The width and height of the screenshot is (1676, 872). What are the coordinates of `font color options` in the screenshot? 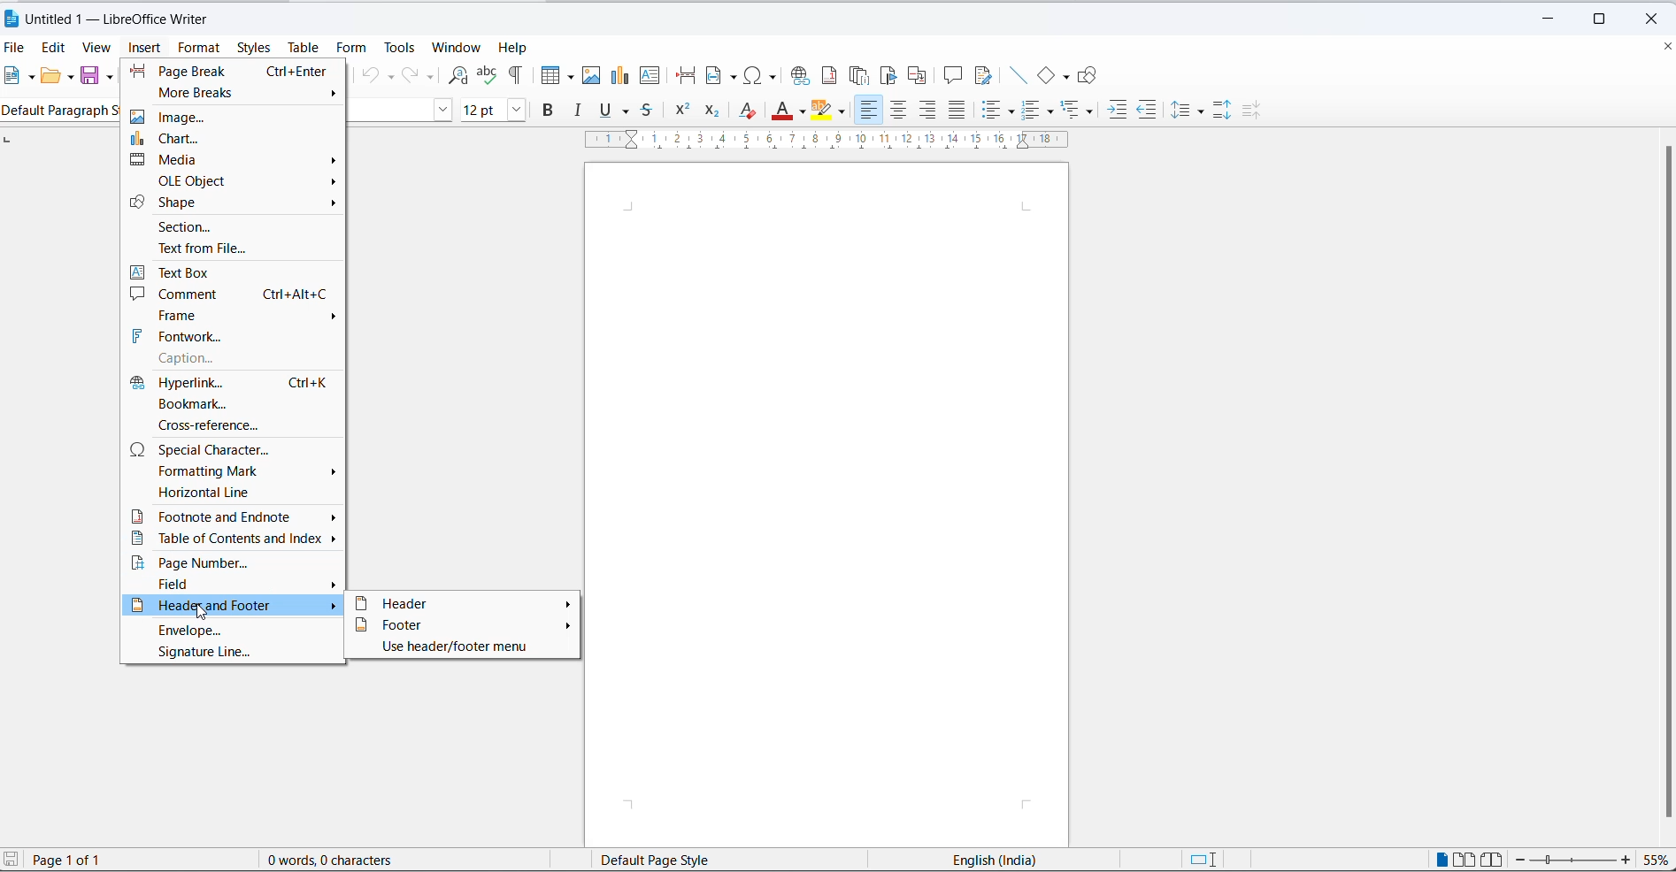 It's located at (805, 114).